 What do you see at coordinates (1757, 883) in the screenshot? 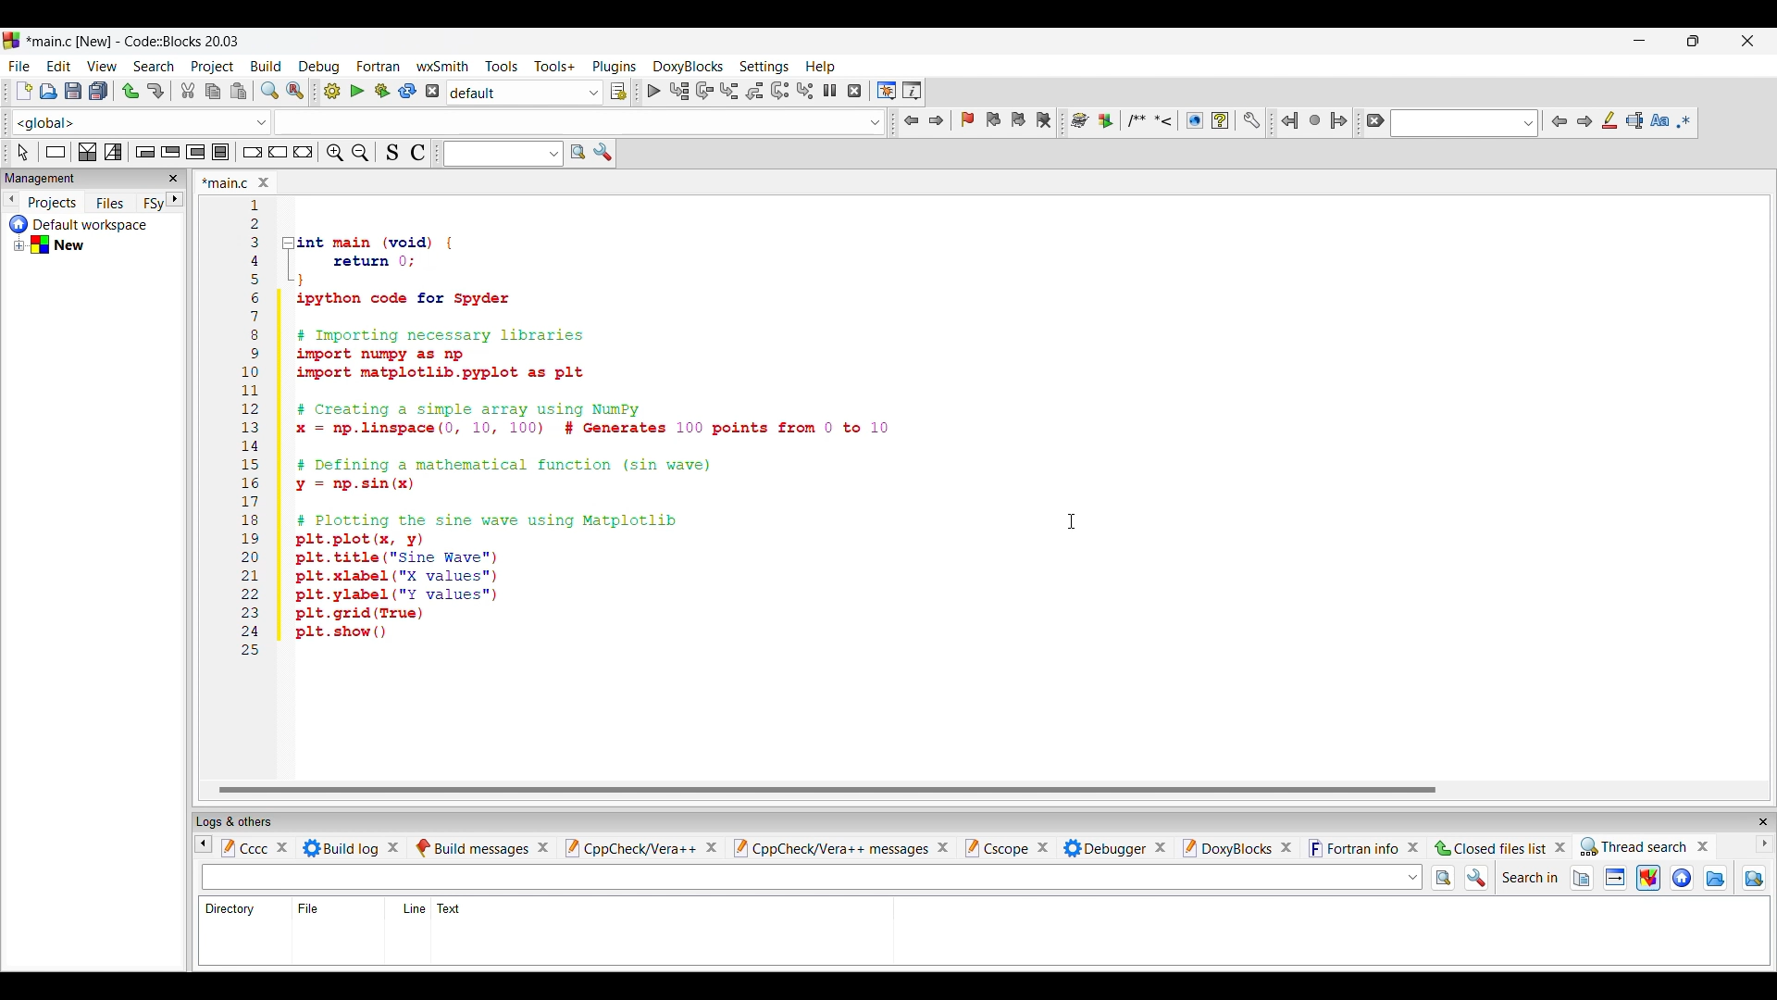
I see `search folder` at bounding box center [1757, 883].